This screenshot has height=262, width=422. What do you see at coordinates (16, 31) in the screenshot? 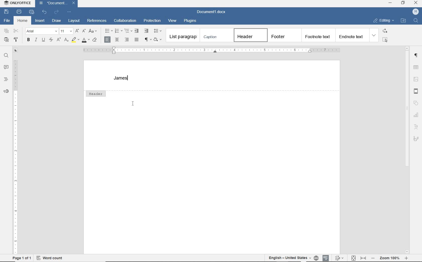
I see `cut` at bounding box center [16, 31].